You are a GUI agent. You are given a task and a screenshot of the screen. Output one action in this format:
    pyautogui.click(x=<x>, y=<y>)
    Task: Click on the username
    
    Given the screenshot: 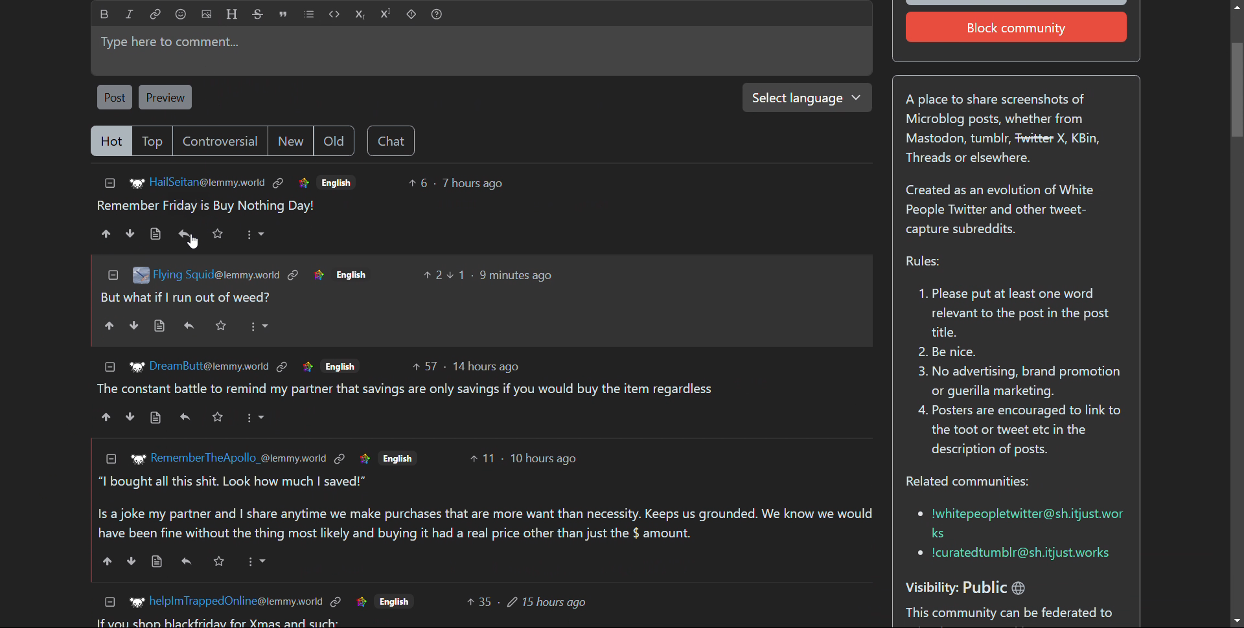 What is the action you would take?
    pyautogui.click(x=232, y=601)
    